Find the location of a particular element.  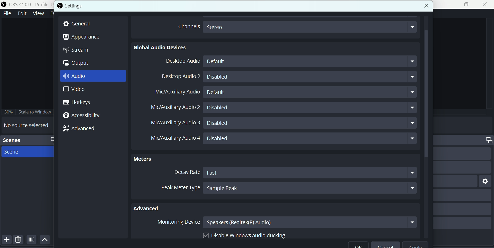

Meters is located at coordinates (147, 158).